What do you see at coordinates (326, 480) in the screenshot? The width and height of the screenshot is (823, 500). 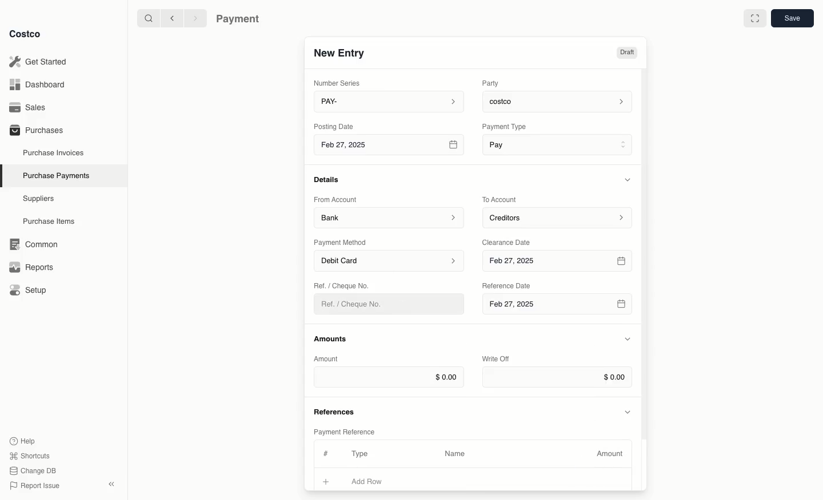 I see `Add` at bounding box center [326, 480].